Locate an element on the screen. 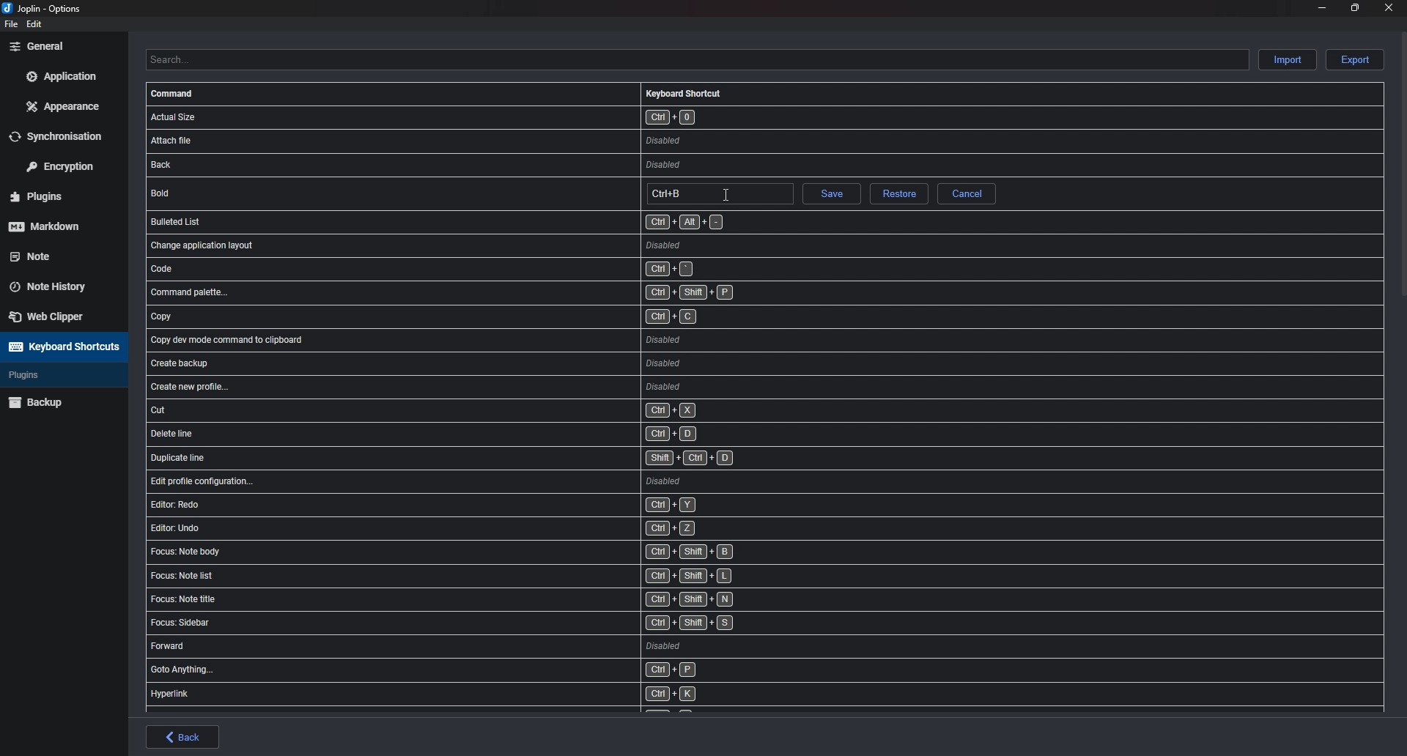  shortcut is located at coordinates (501, 457).